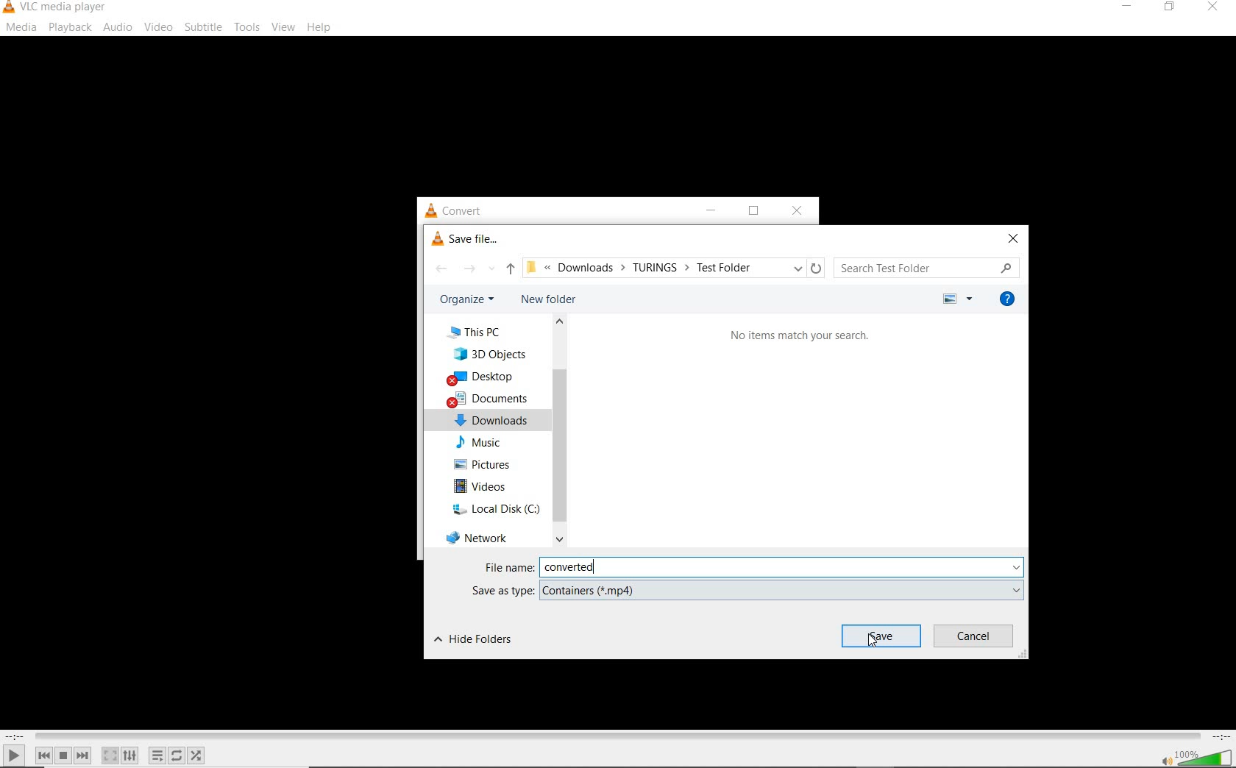 The image size is (1236, 768). Describe the element at coordinates (474, 640) in the screenshot. I see `hide folders` at that location.